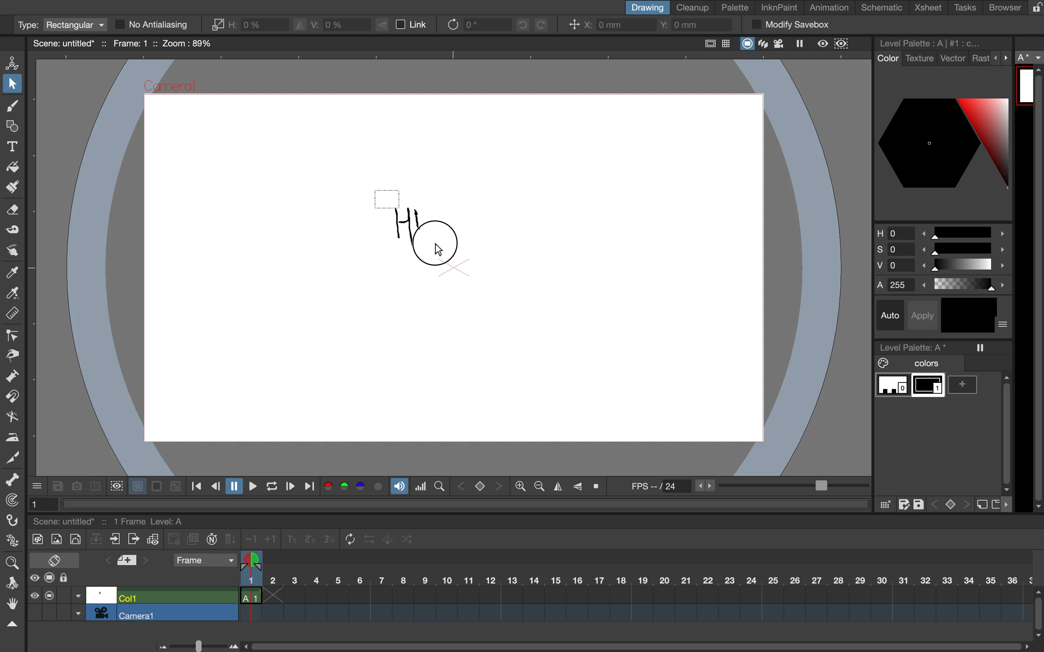  Describe the element at coordinates (78, 605) in the screenshot. I see `toggle between options` at that location.